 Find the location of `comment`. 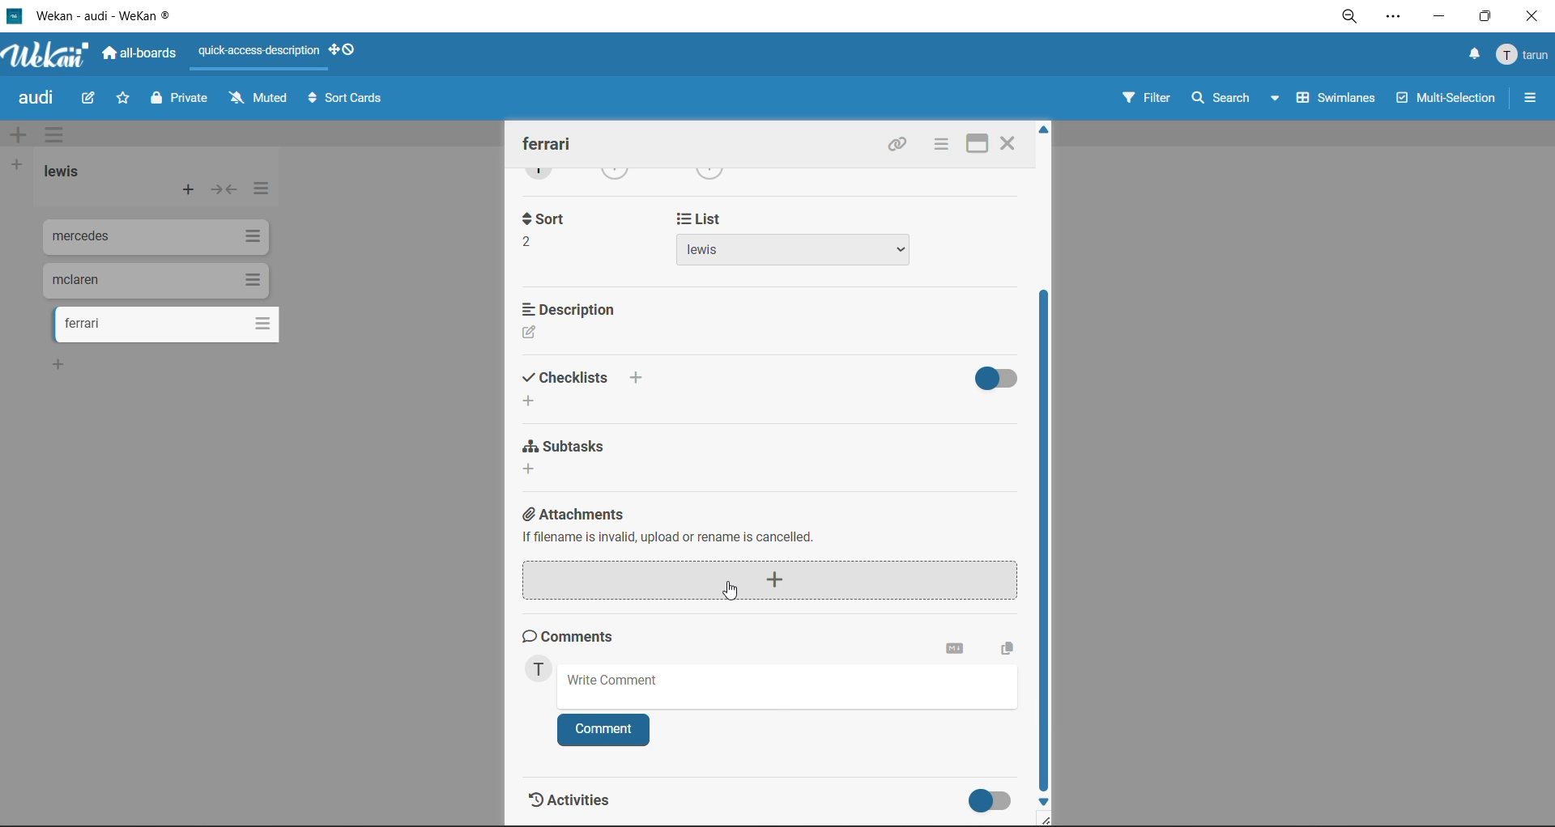

comment is located at coordinates (601, 729).